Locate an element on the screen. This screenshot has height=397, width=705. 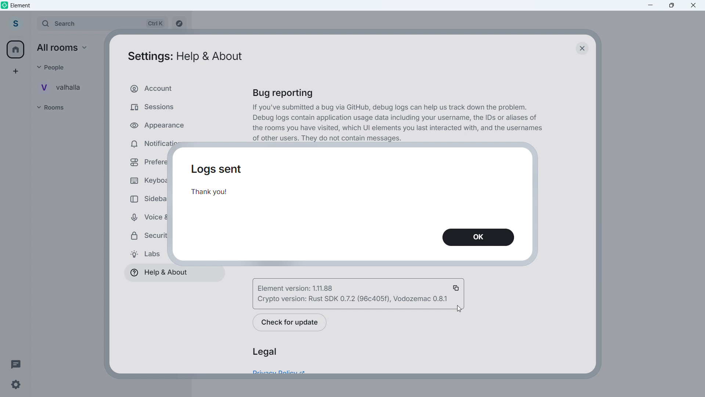
Bug reporting  is located at coordinates (285, 94).